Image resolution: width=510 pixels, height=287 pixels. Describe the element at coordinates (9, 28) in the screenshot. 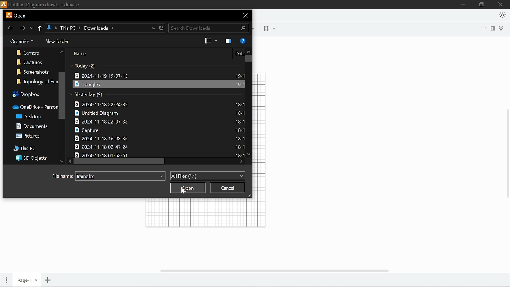

I see `back` at that location.